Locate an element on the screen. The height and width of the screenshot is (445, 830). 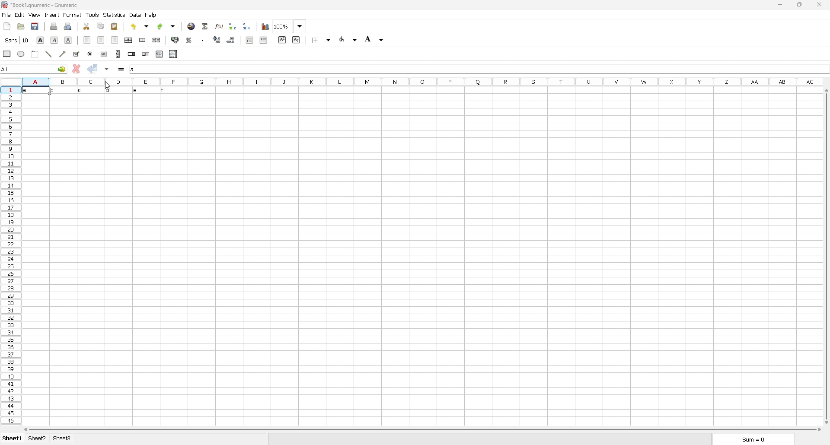
percentage is located at coordinates (189, 40).